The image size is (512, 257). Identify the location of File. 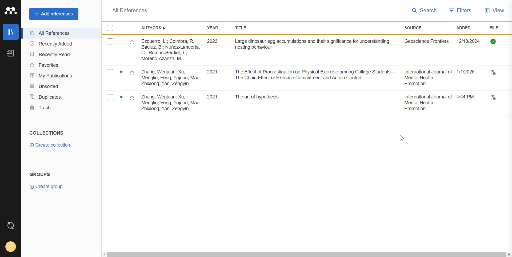
(494, 98).